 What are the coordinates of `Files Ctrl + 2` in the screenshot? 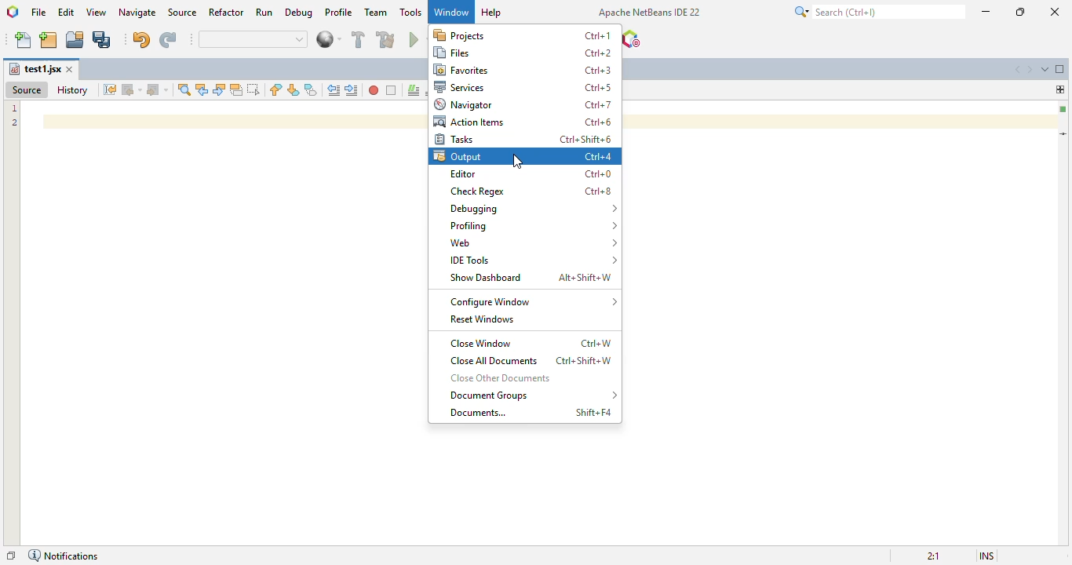 It's located at (523, 53).